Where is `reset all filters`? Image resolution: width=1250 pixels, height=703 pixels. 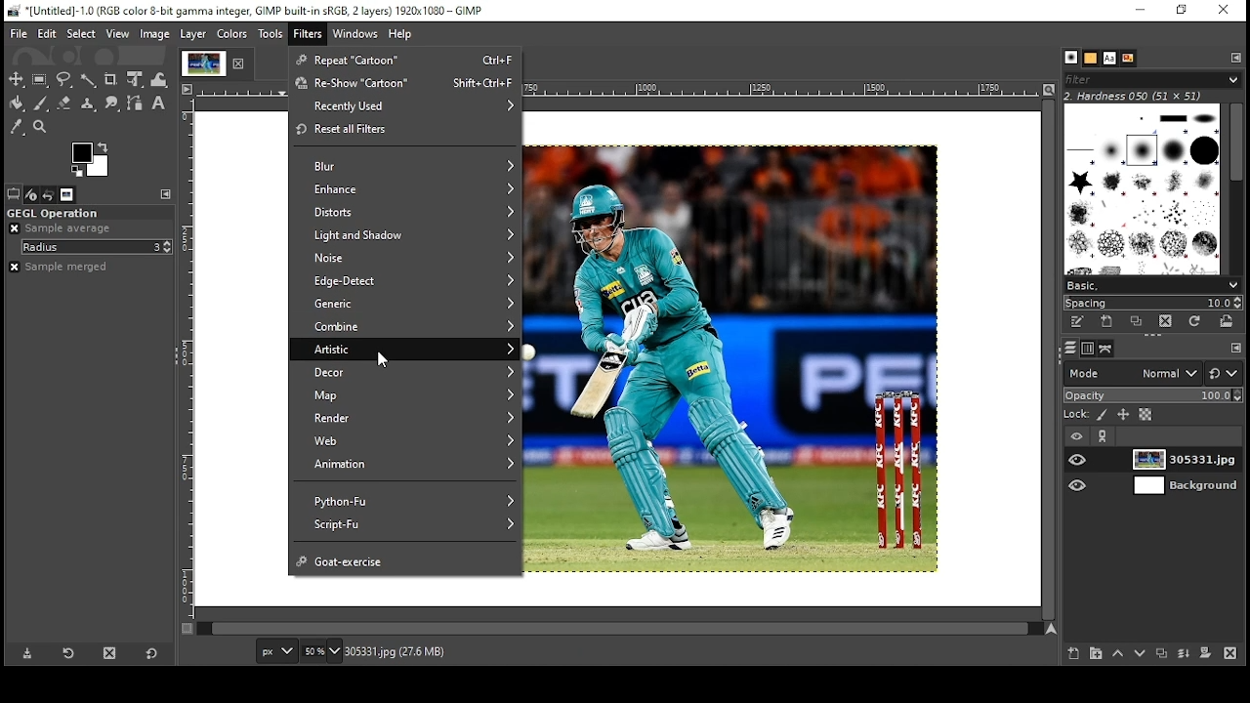
reset all filters is located at coordinates (406, 131).